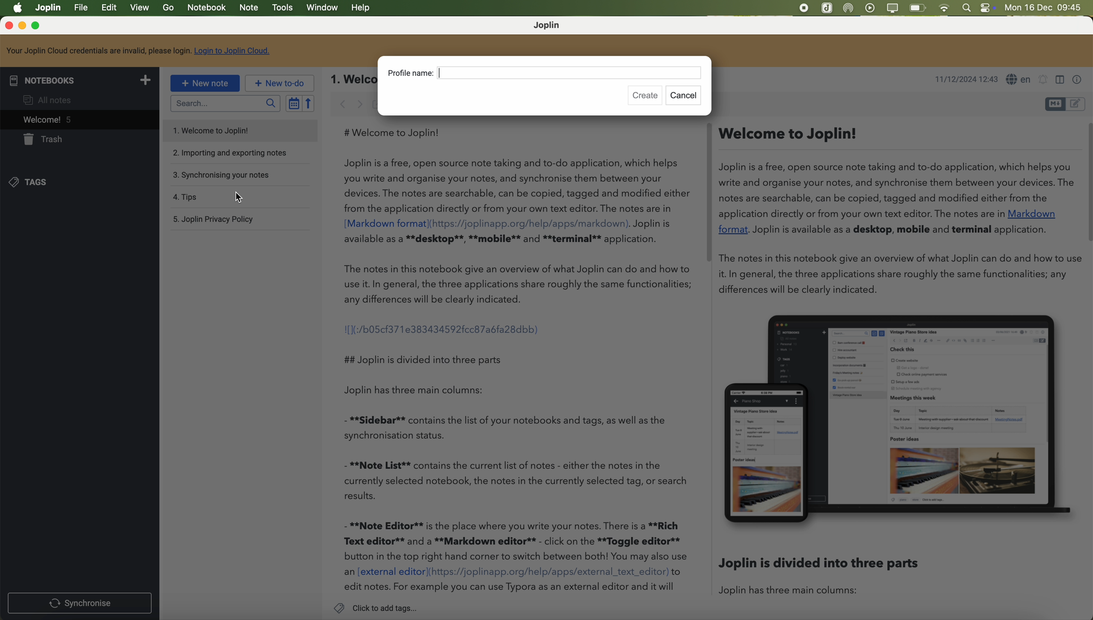 This screenshot has height=620, width=1093. Describe the element at coordinates (111, 9) in the screenshot. I see `edit` at that location.